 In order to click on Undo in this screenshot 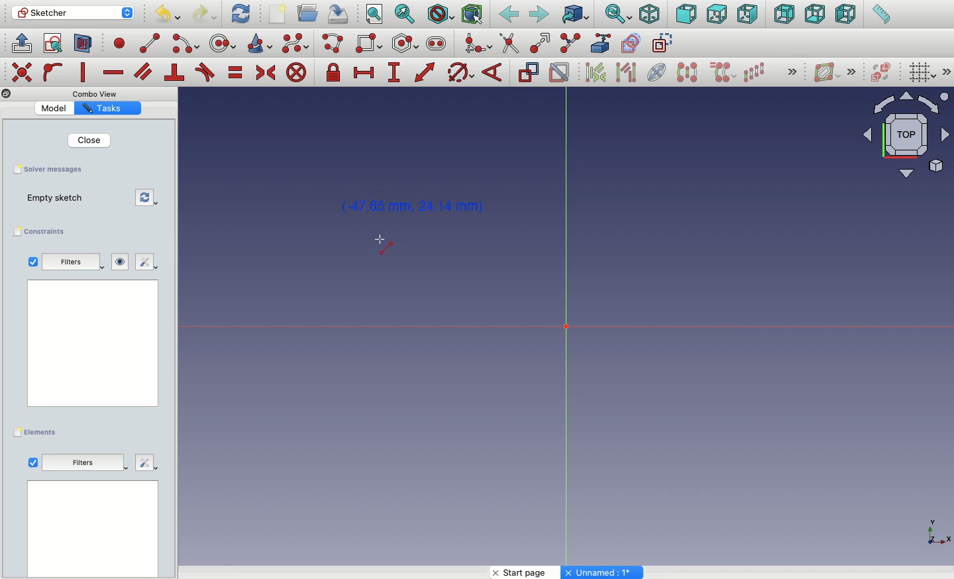, I will do `click(166, 15)`.